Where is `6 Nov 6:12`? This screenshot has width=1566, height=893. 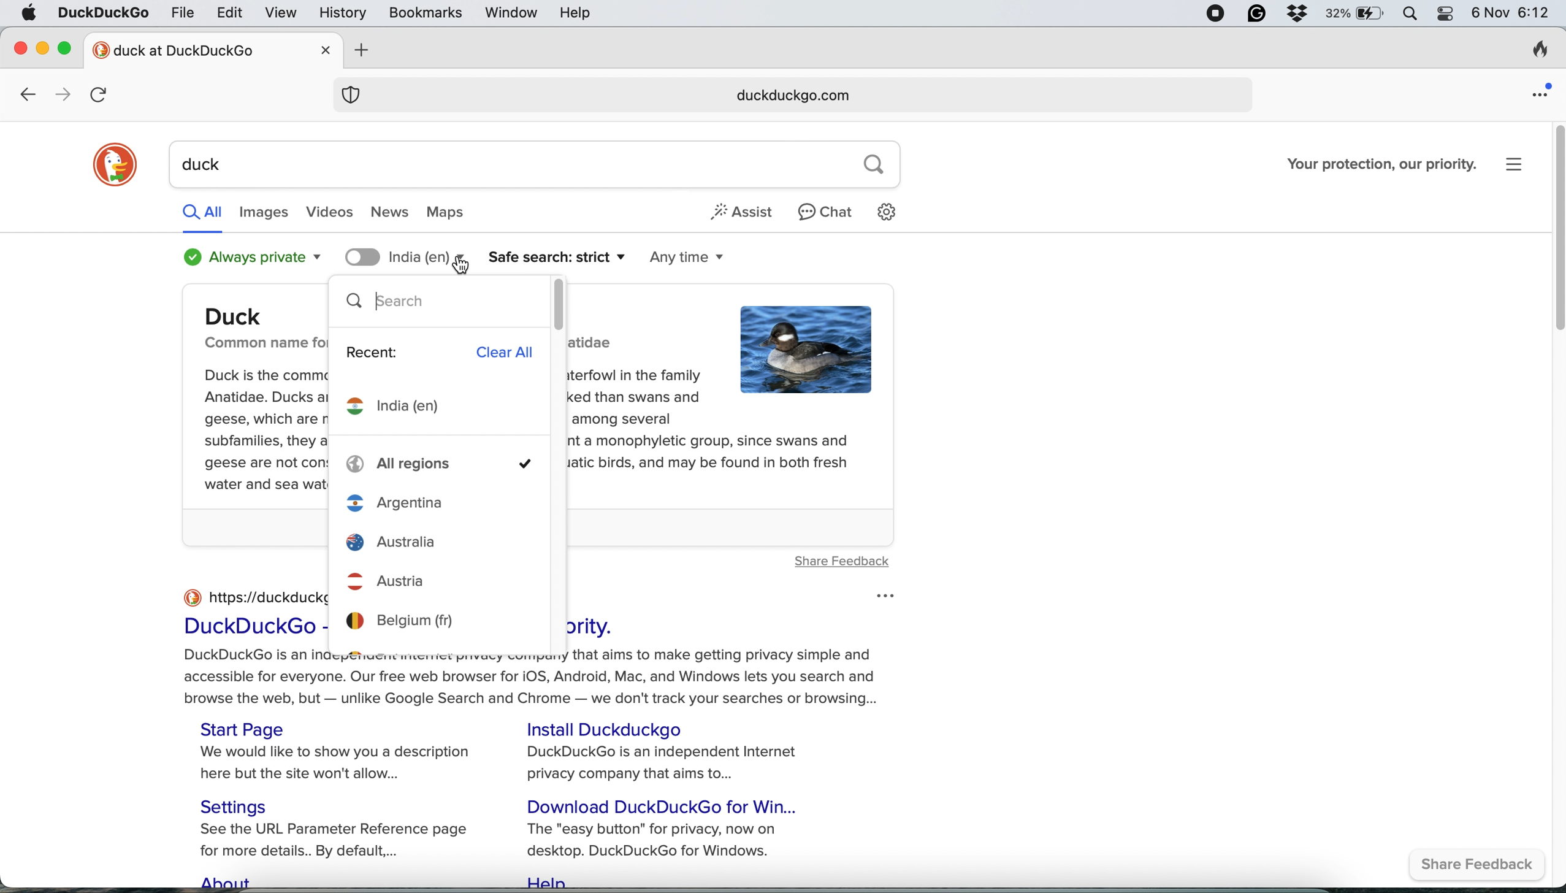 6 Nov 6:12 is located at coordinates (1510, 15).